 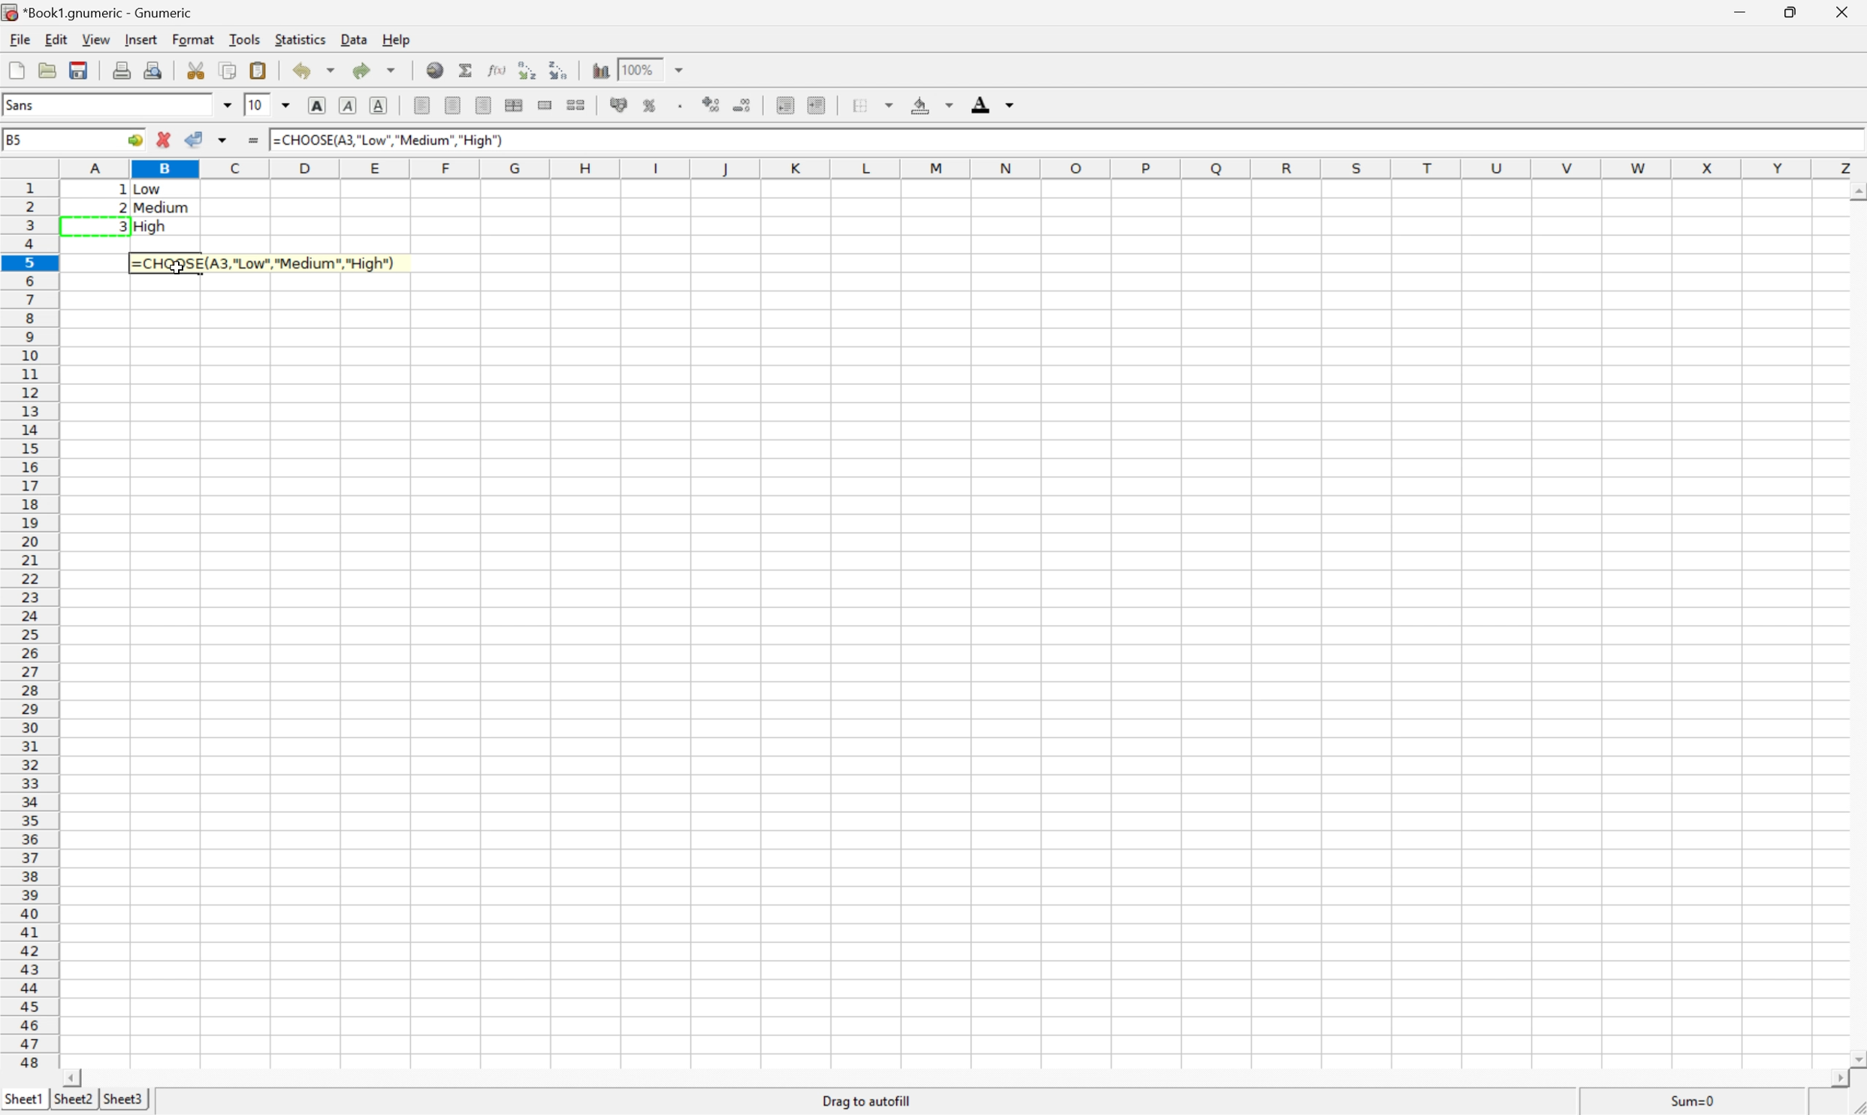 What do you see at coordinates (122, 225) in the screenshot?
I see `3` at bounding box center [122, 225].